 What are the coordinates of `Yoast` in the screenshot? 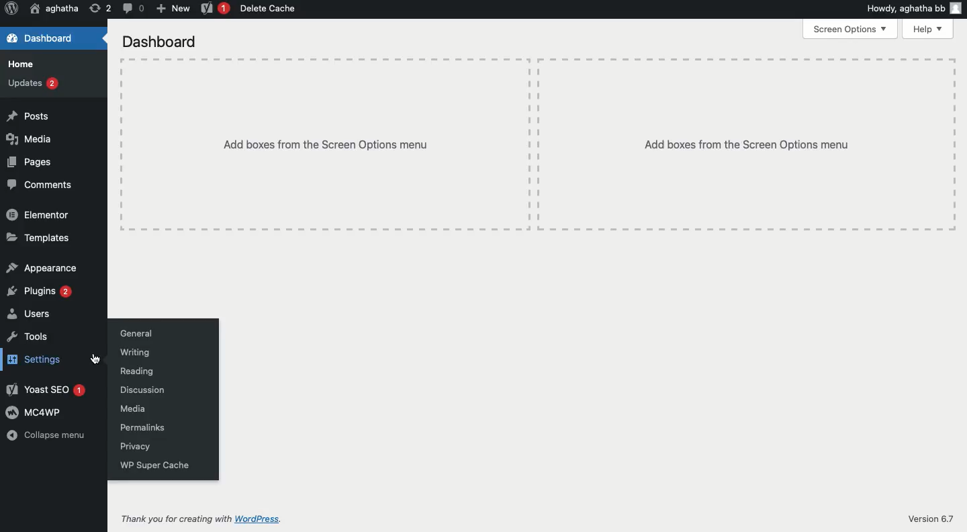 It's located at (216, 7).